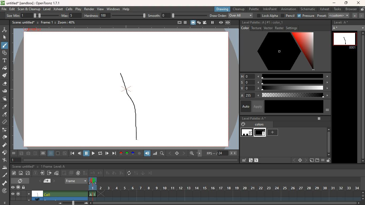  Describe the element at coordinates (308, 9) in the screenshot. I see `schematic` at that location.